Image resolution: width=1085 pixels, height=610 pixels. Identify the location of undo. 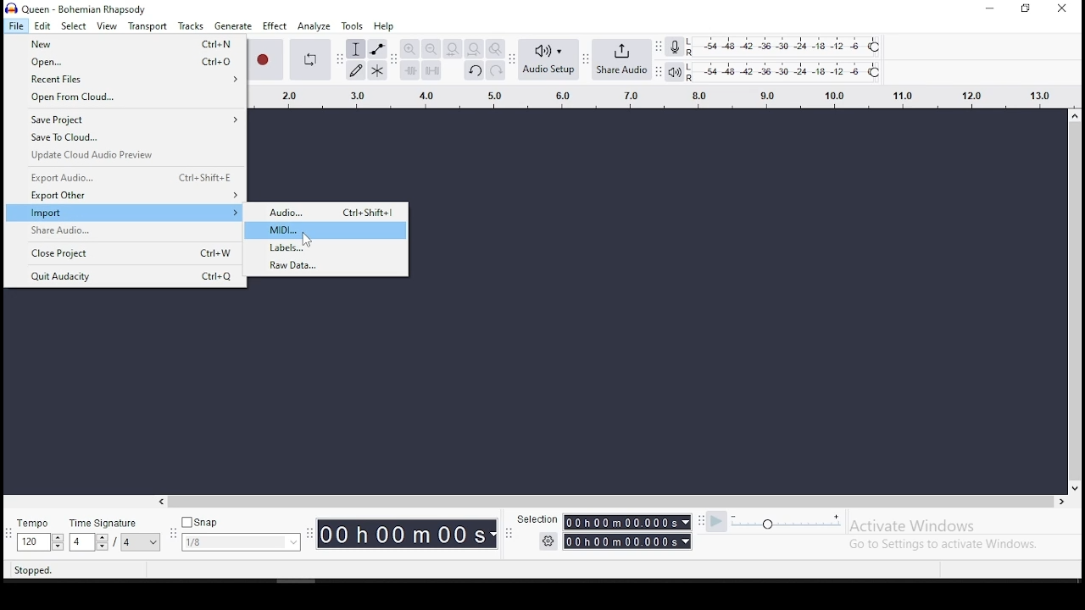
(474, 72).